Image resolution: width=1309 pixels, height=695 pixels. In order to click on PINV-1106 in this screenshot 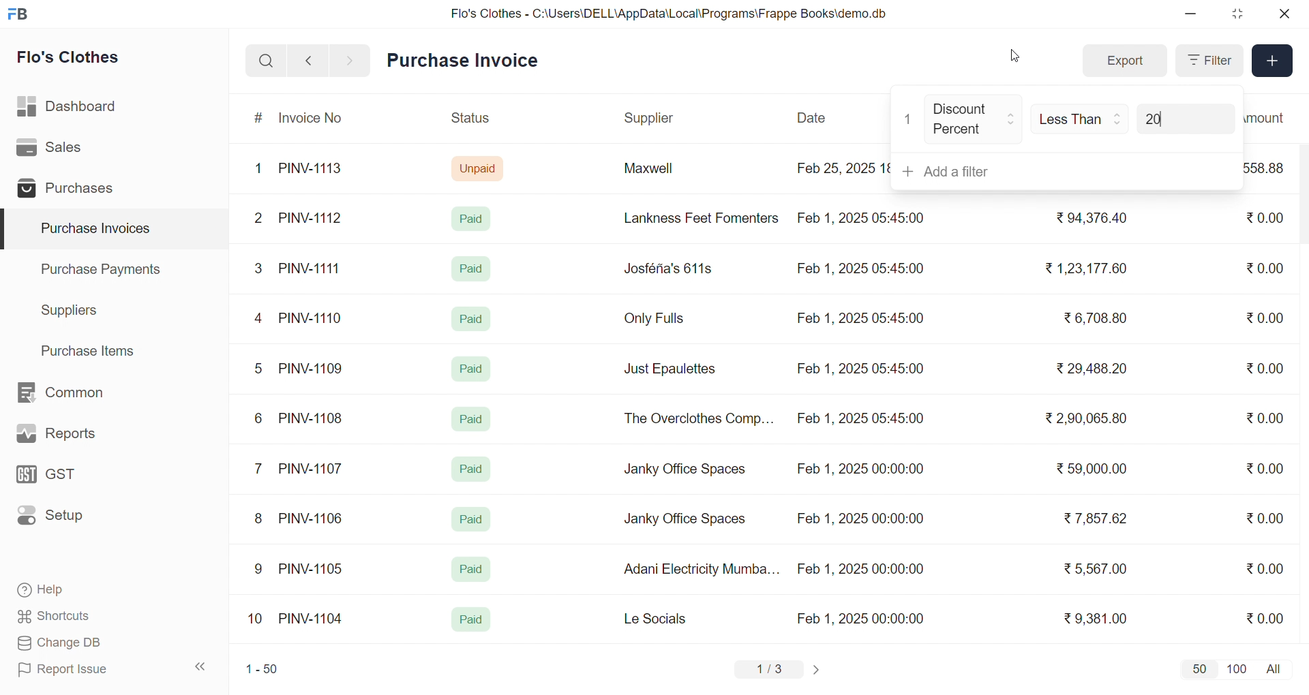, I will do `click(316, 519)`.